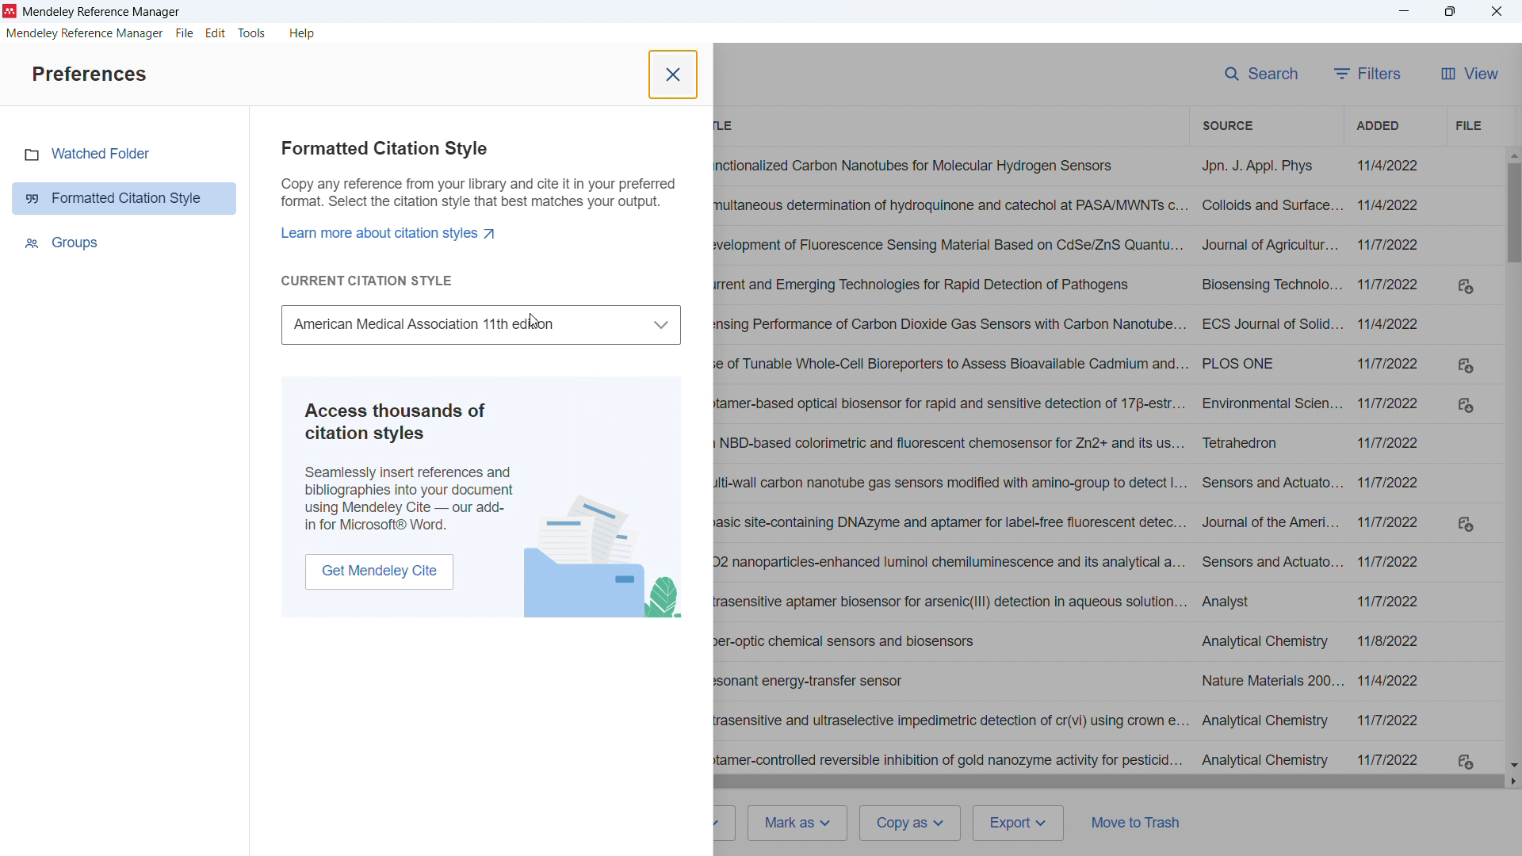 This screenshot has height=856, width=1522. I want to click on Download links where Pdfs available, so click(1467, 524).